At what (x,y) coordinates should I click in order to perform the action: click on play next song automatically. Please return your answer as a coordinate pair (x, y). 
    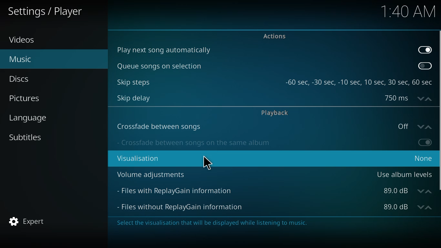
    Looking at the image, I should click on (167, 49).